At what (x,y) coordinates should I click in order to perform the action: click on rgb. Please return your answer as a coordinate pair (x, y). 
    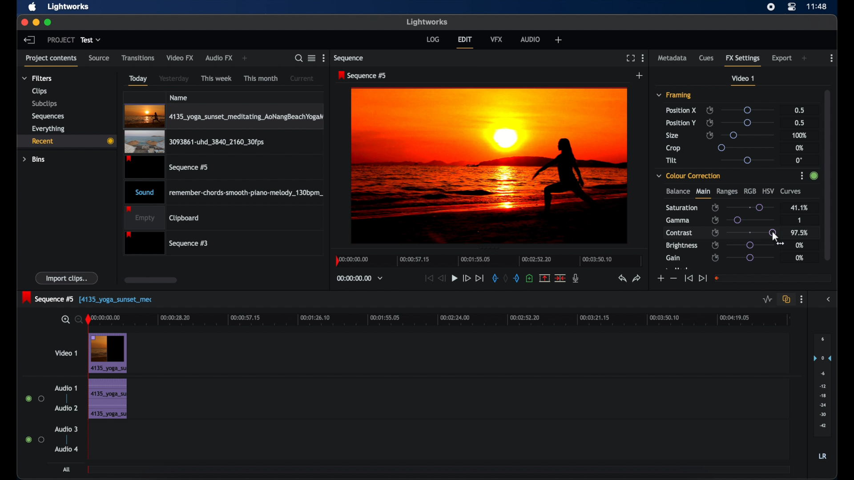
    Looking at the image, I should click on (750, 191).